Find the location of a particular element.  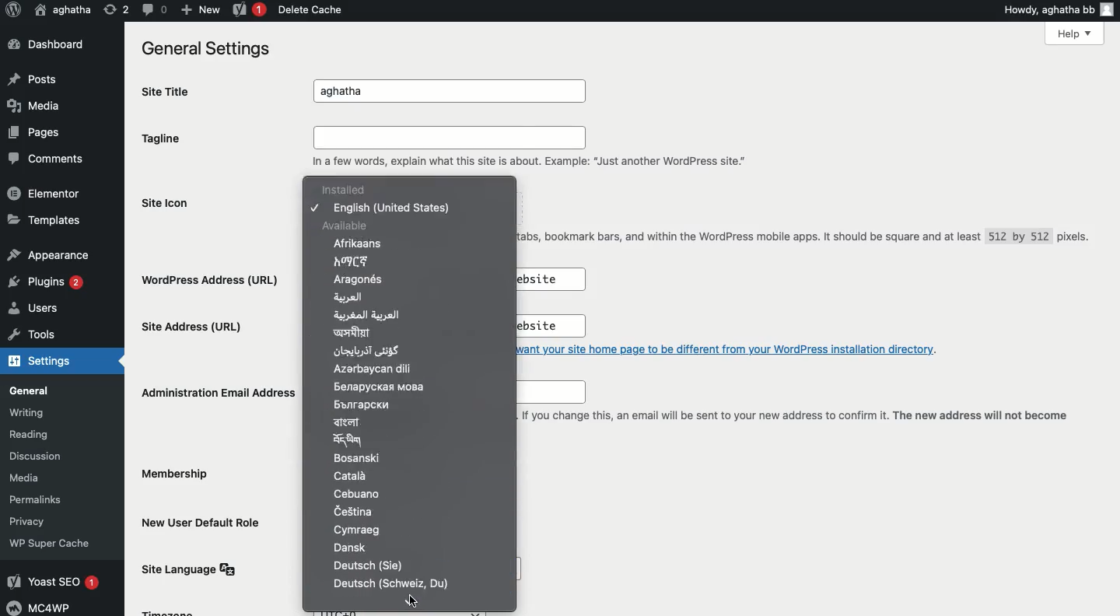

WP Super Cache is located at coordinates (52, 543).